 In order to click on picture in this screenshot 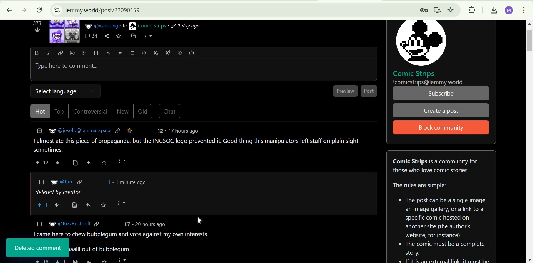, I will do `click(421, 42)`.